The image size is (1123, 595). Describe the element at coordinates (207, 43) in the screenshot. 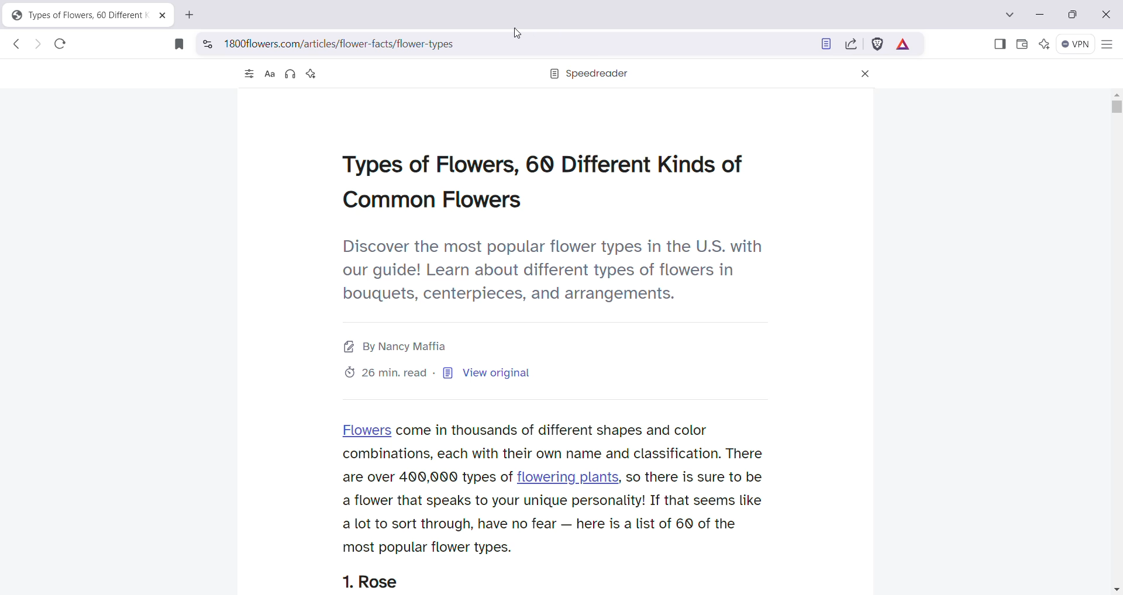

I see `Visit site information` at that location.